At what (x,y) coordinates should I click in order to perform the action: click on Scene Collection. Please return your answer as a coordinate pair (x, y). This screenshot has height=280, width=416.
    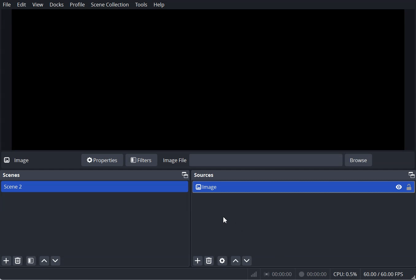
    Looking at the image, I should click on (110, 5).